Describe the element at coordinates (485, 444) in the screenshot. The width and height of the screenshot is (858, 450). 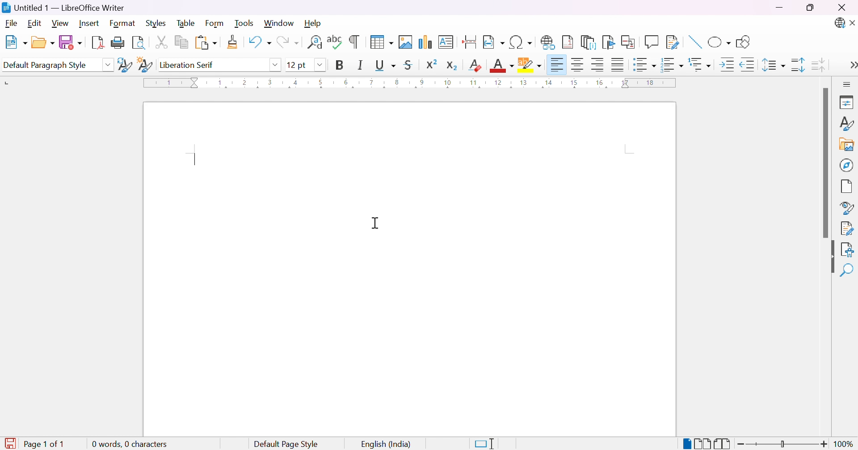
I see `Standard selection. Click to change selection mode.` at that location.